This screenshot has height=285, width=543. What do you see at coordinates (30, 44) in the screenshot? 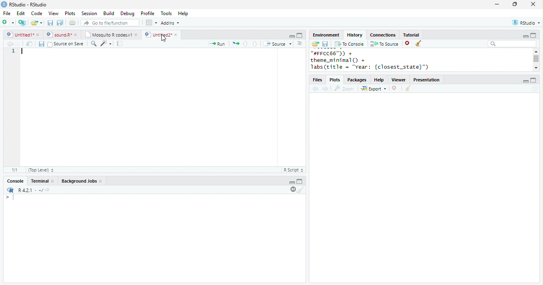
I see `show in new window` at bounding box center [30, 44].